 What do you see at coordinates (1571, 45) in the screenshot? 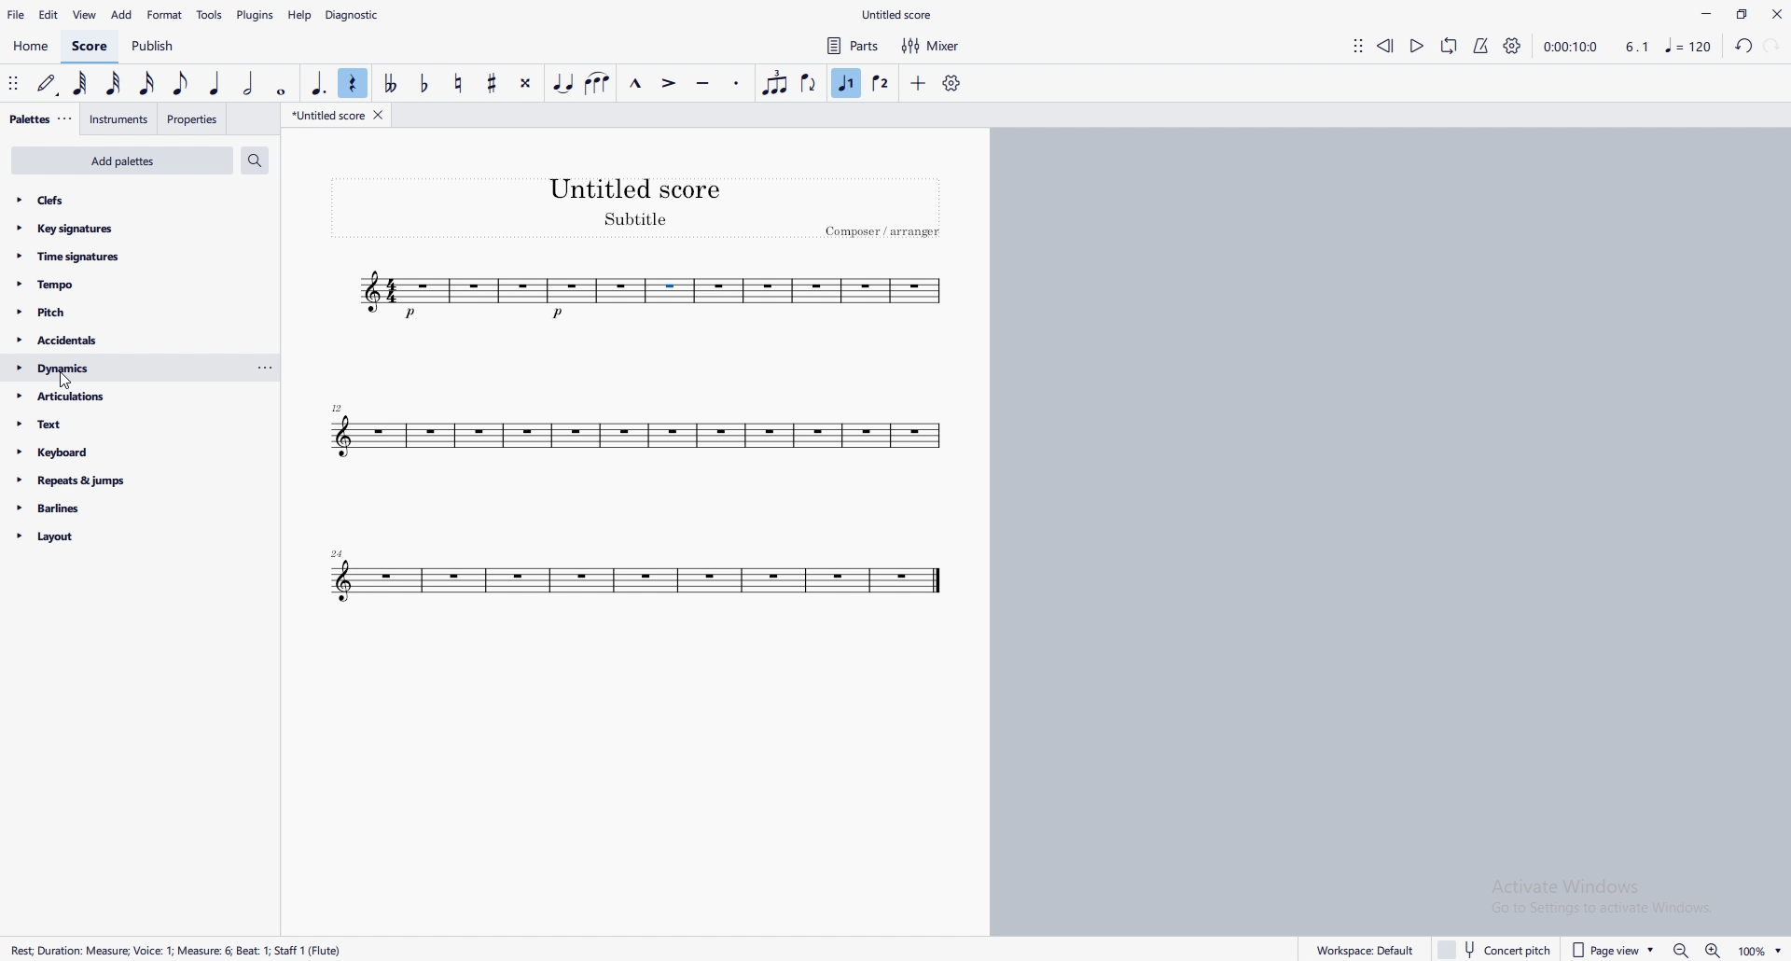
I see `time` at bounding box center [1571, 45].